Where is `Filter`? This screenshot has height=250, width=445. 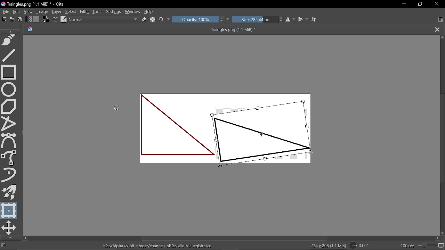 Filter is located at coordinates (84, 11).